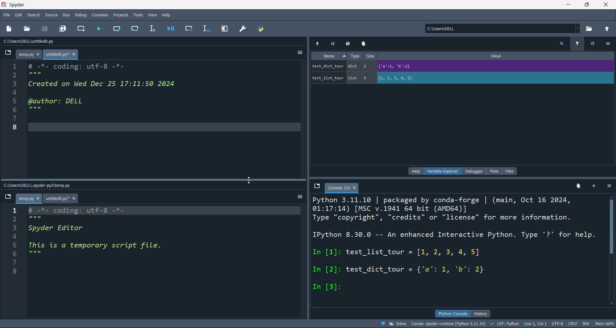 Image resolution: width=616 pixels, height=328 pixels. What do you see at coordinates (93, 245) in the screenshot?
I see `5 This 1s a temporary script file.l` at bounding box center [93, 245].